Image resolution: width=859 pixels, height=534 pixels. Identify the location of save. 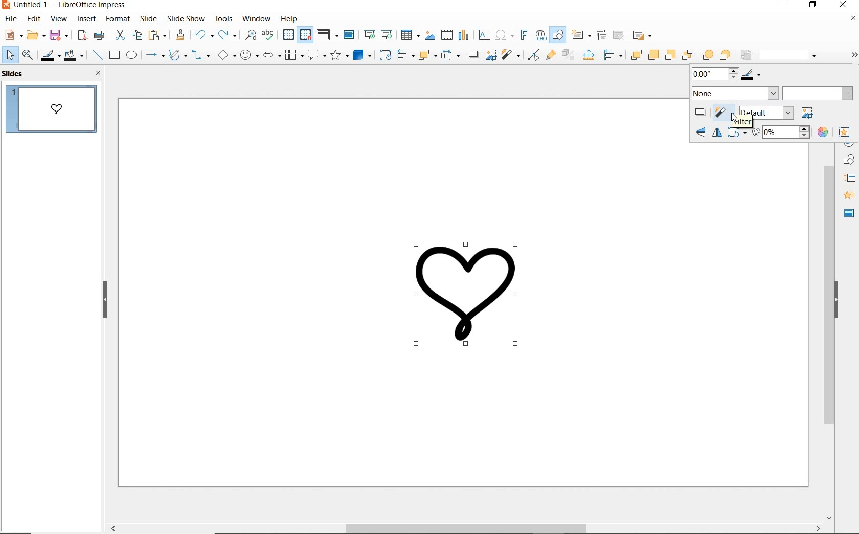
(59, 35).